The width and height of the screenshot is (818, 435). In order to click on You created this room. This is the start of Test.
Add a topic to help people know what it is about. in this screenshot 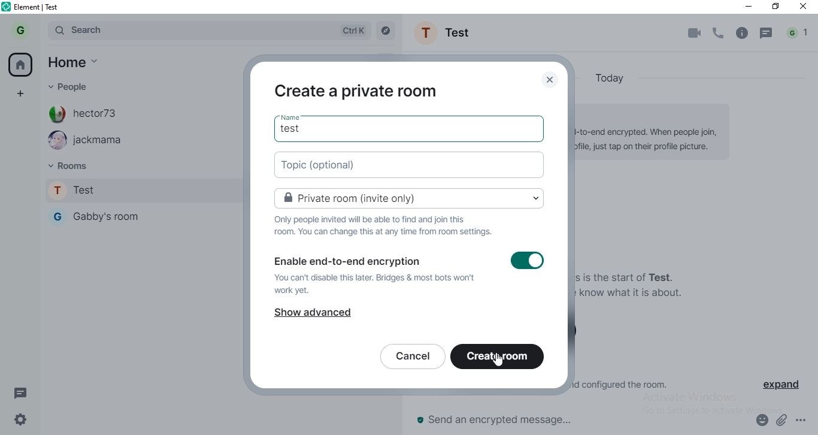, I will do `click(634, 282)`.